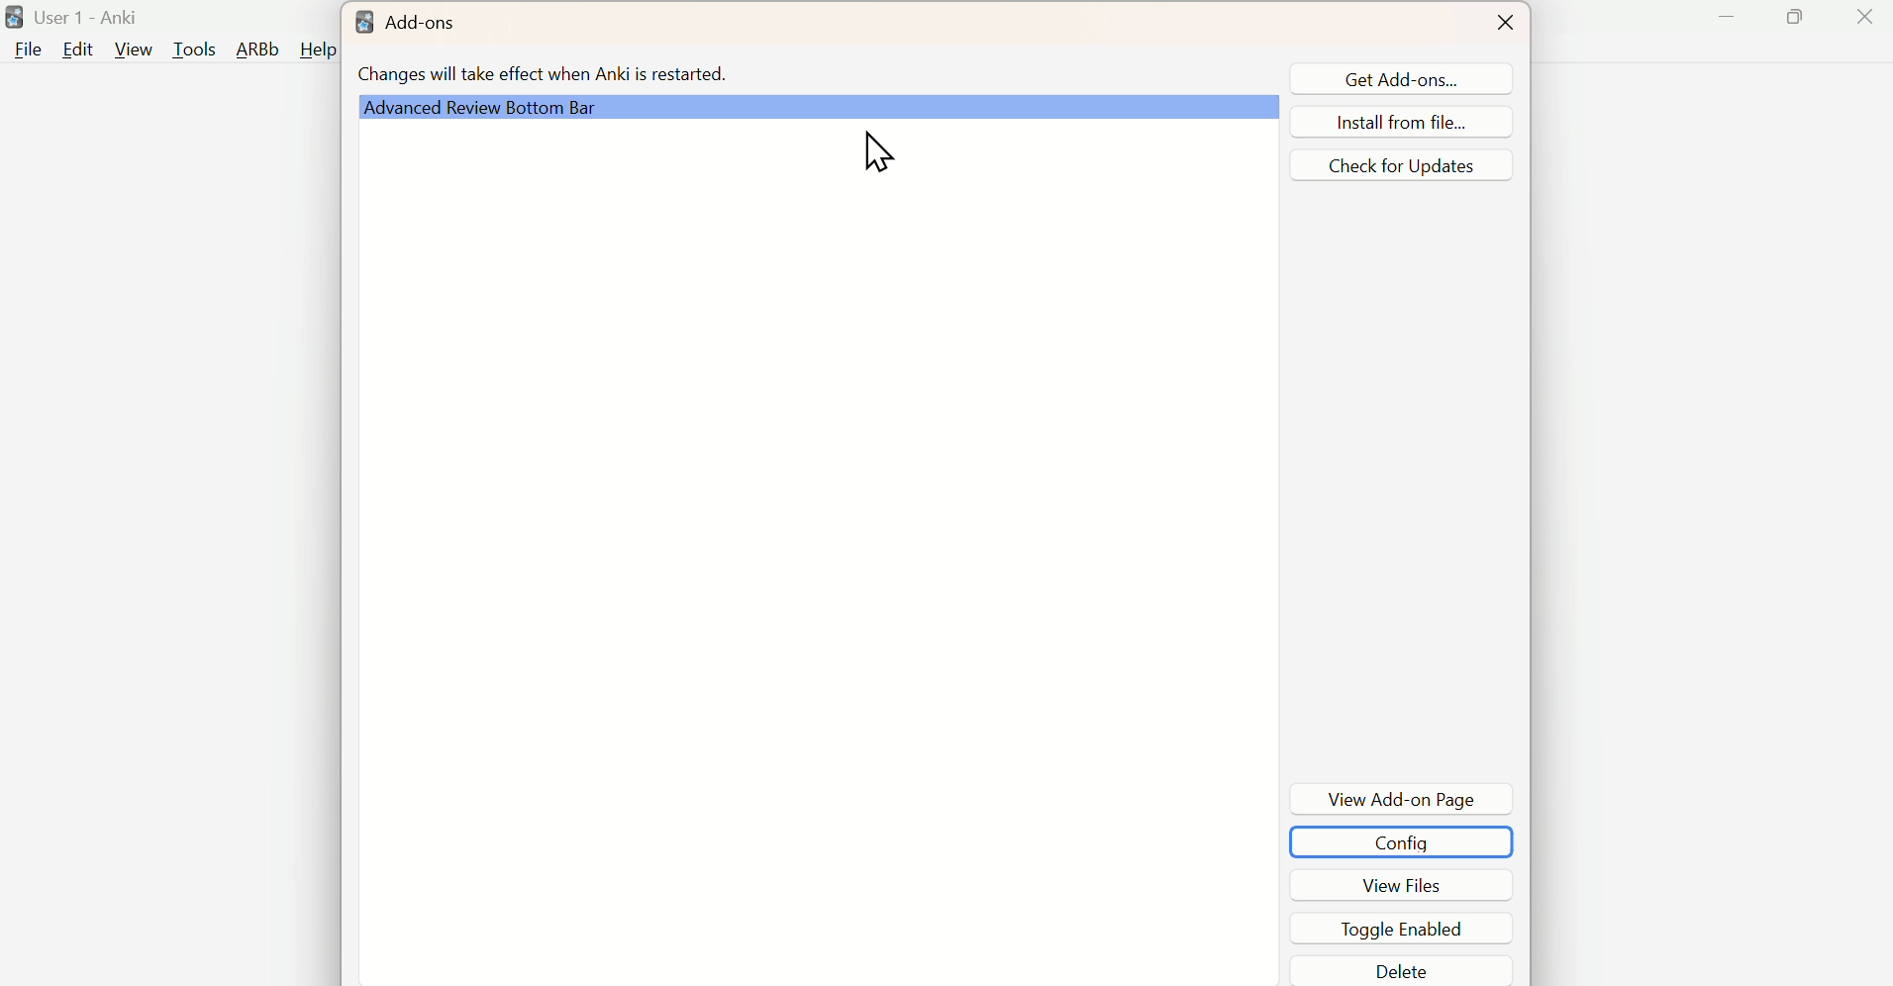 The image size is (1893, 986). I want to click on Get Add-ons..., so click(1395, 78).